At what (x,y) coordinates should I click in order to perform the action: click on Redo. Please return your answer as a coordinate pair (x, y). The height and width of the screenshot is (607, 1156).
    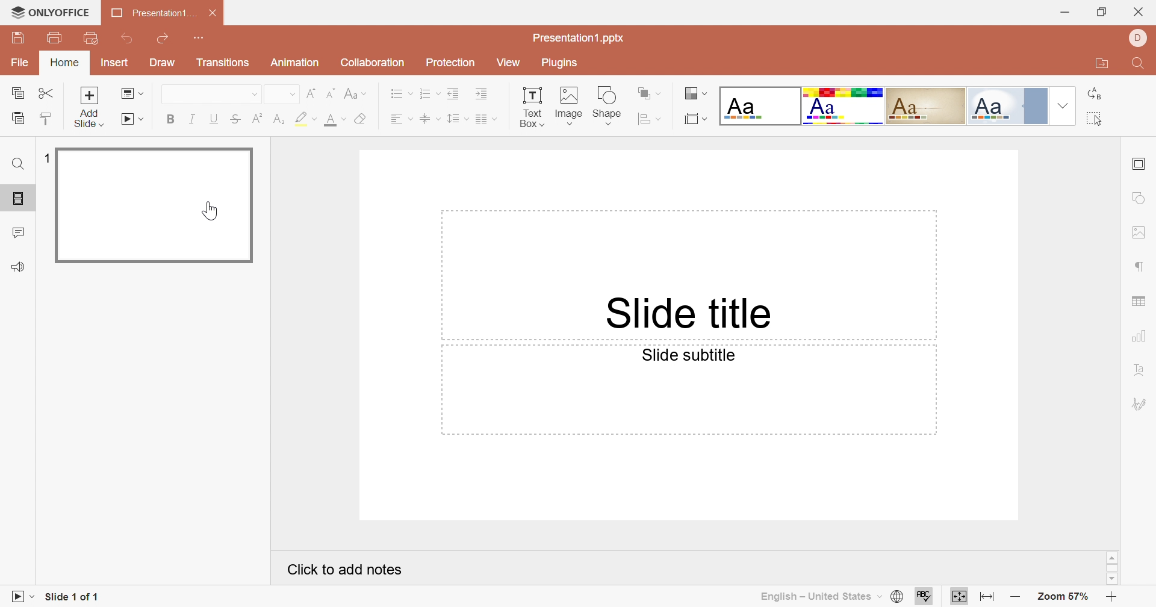
    Looking at the image, I should click on (163, 38).